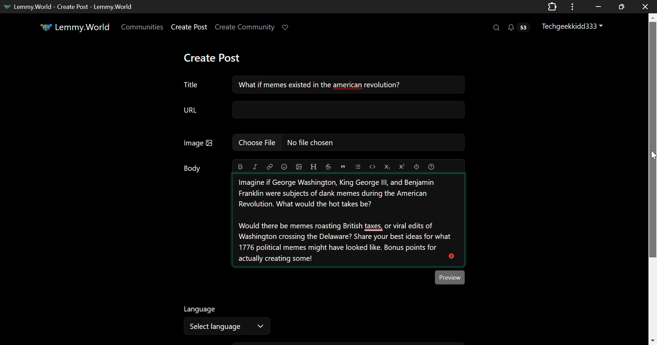 The image size is (657, 345). Describe the element at coordinates (402, 167) in the screenshot. I see `Superscript` at that location.